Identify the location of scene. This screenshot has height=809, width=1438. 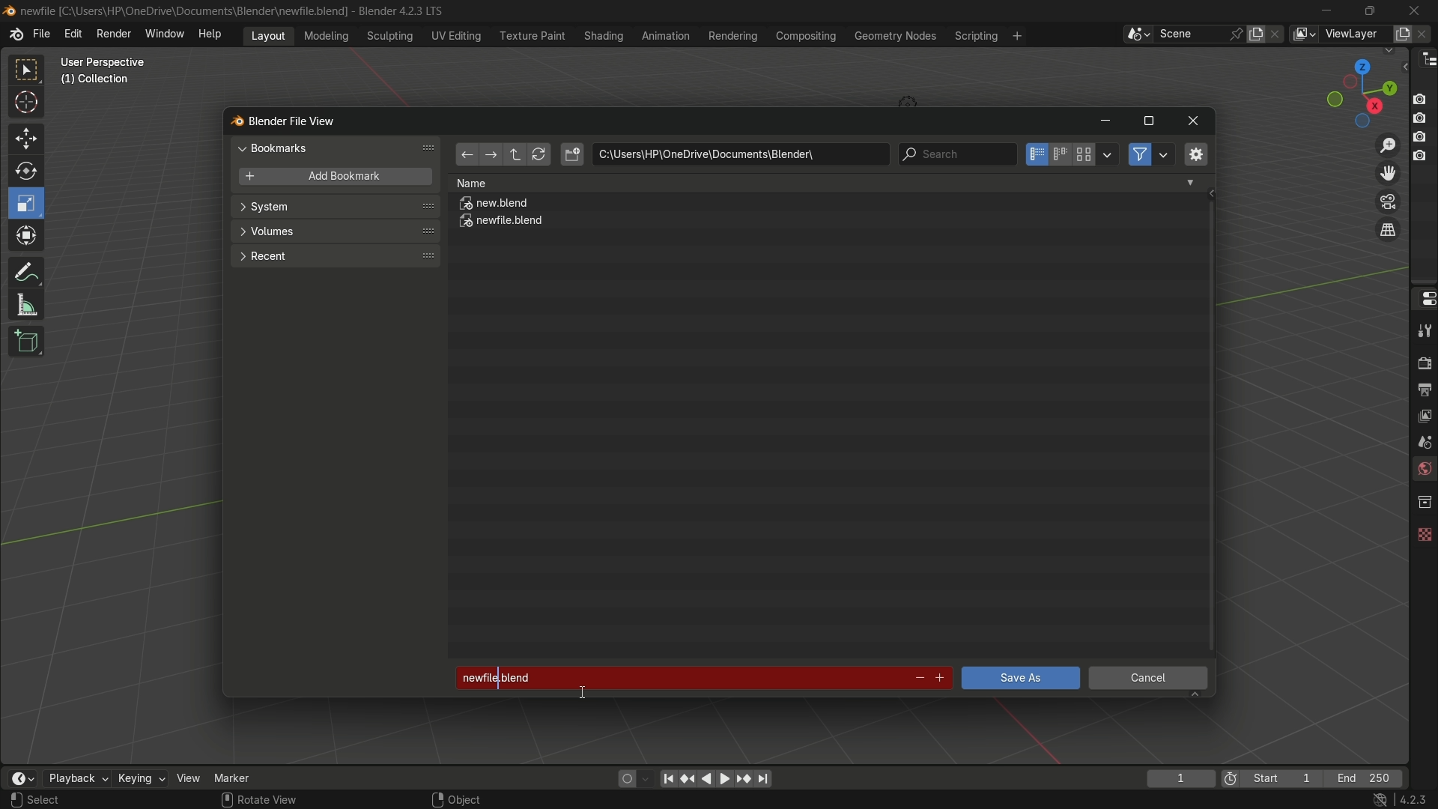
(1422, 441).